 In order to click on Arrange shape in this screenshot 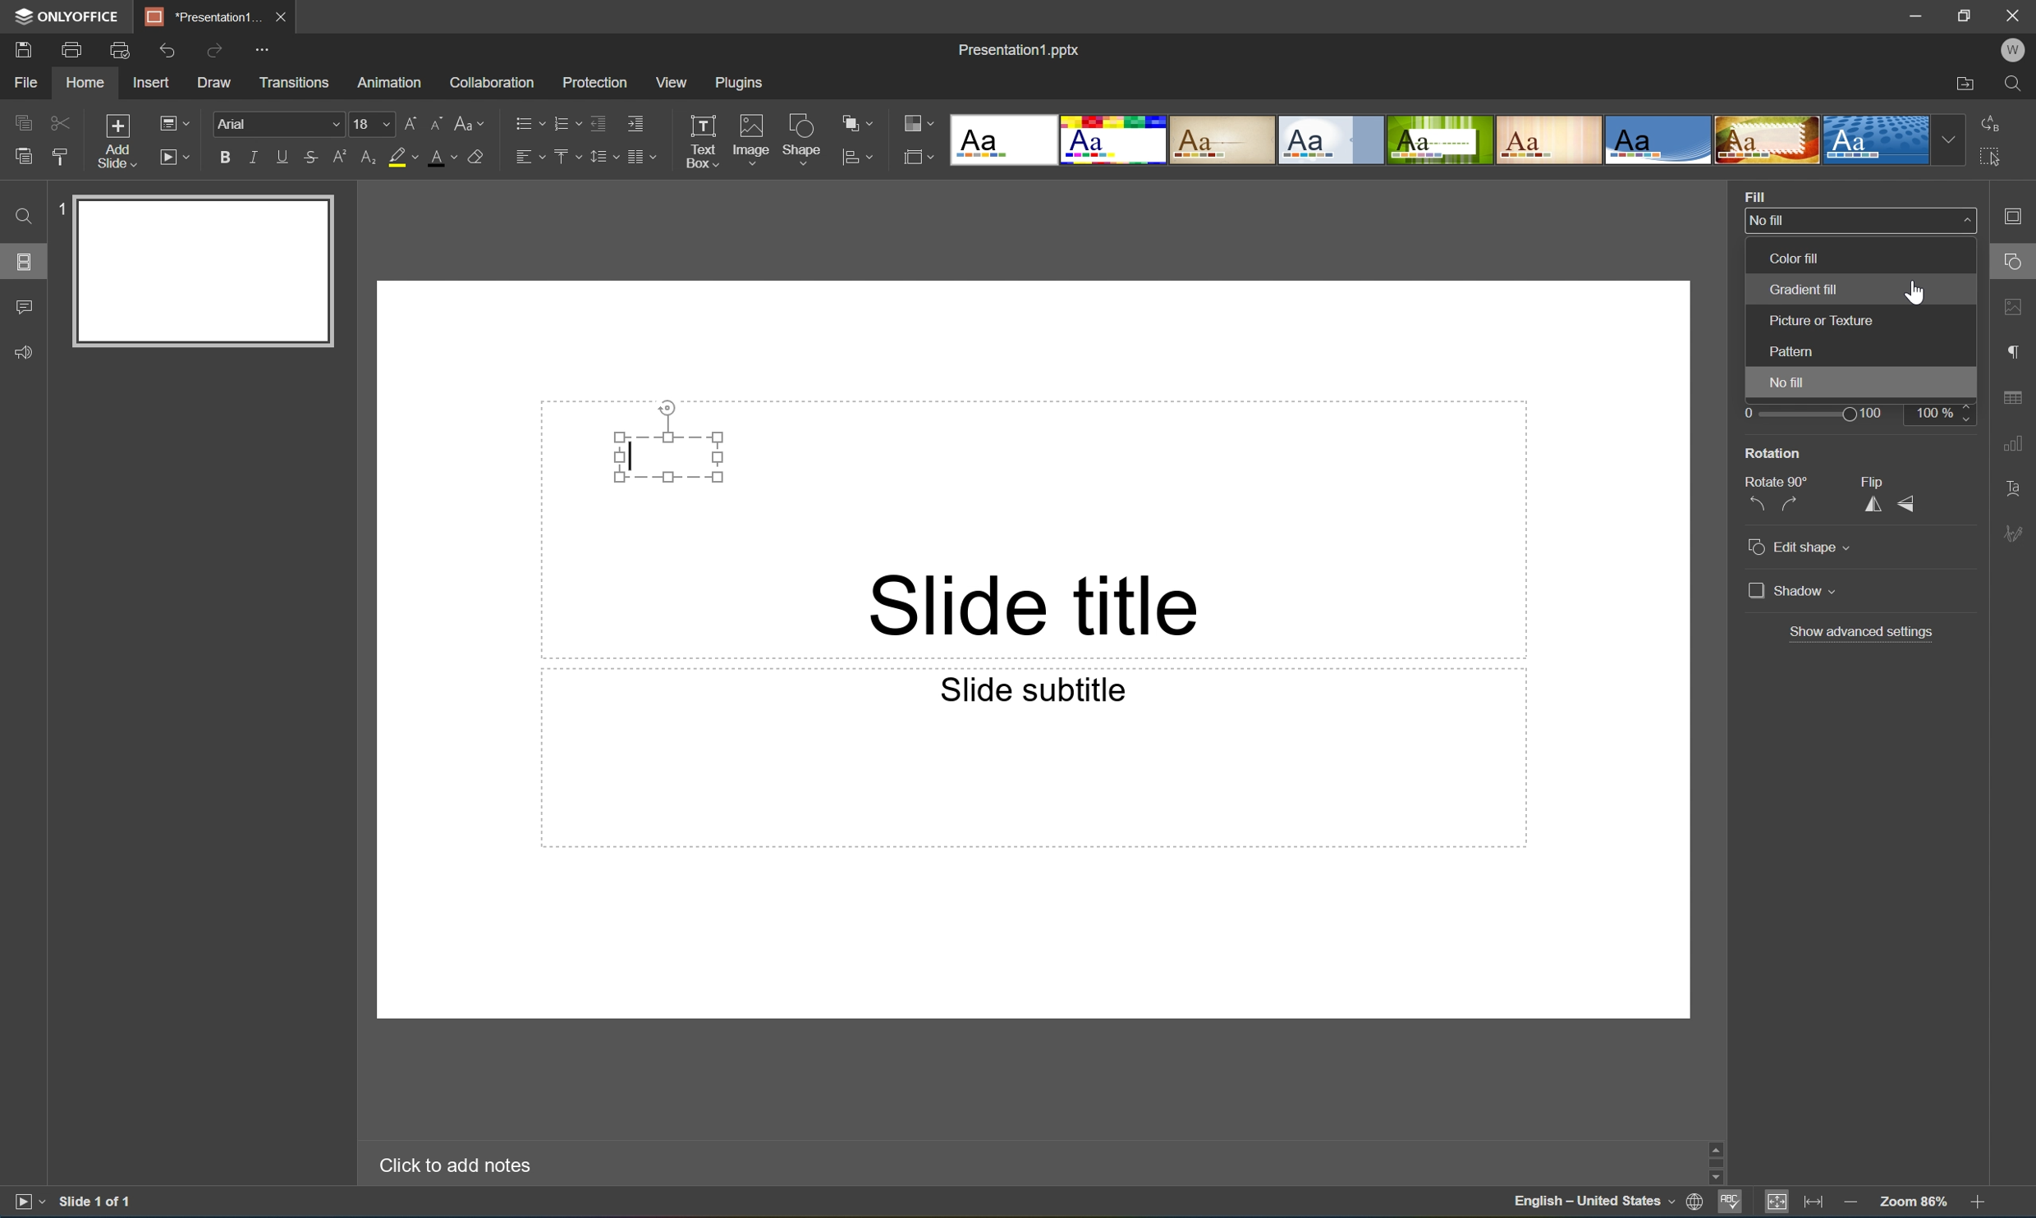, I will do `click(862, 124)`.